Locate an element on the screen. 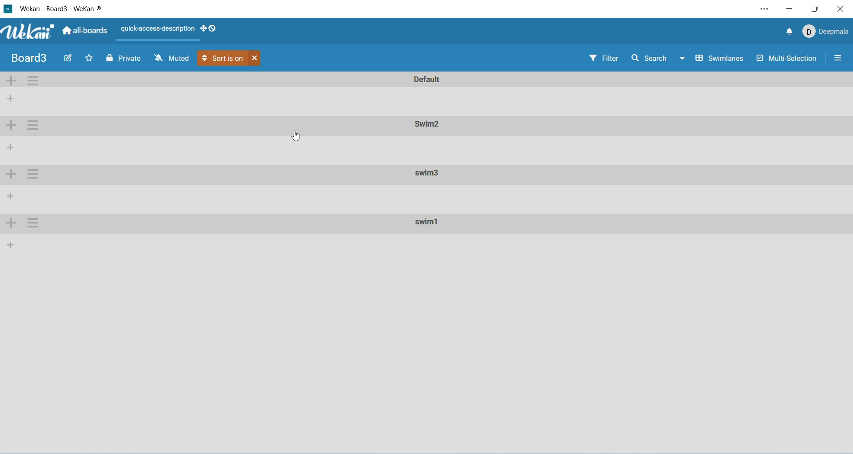 The height and width of the screenshot is (454, 853). add list is located at coordinates (10, 194).